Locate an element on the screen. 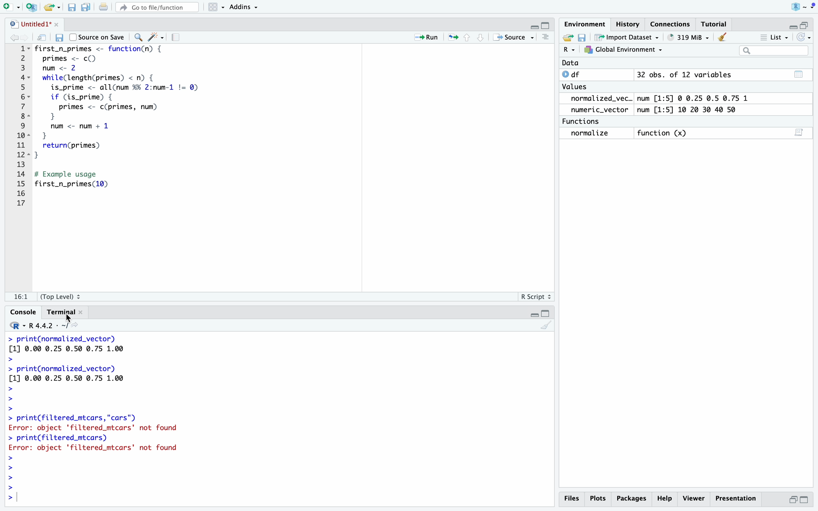 The width and height of the screenshot is (818, 511). new is located at coordinates (569, 36).